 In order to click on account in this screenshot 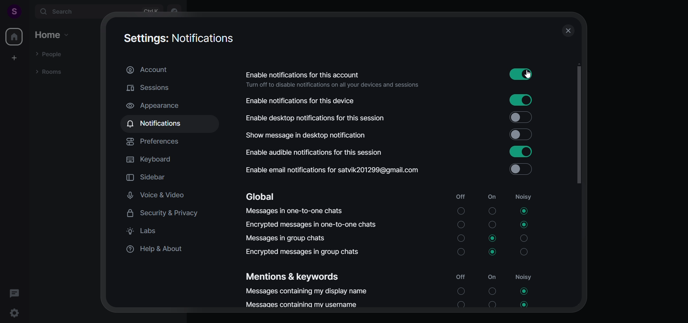, I will do `click(148, 71)`.